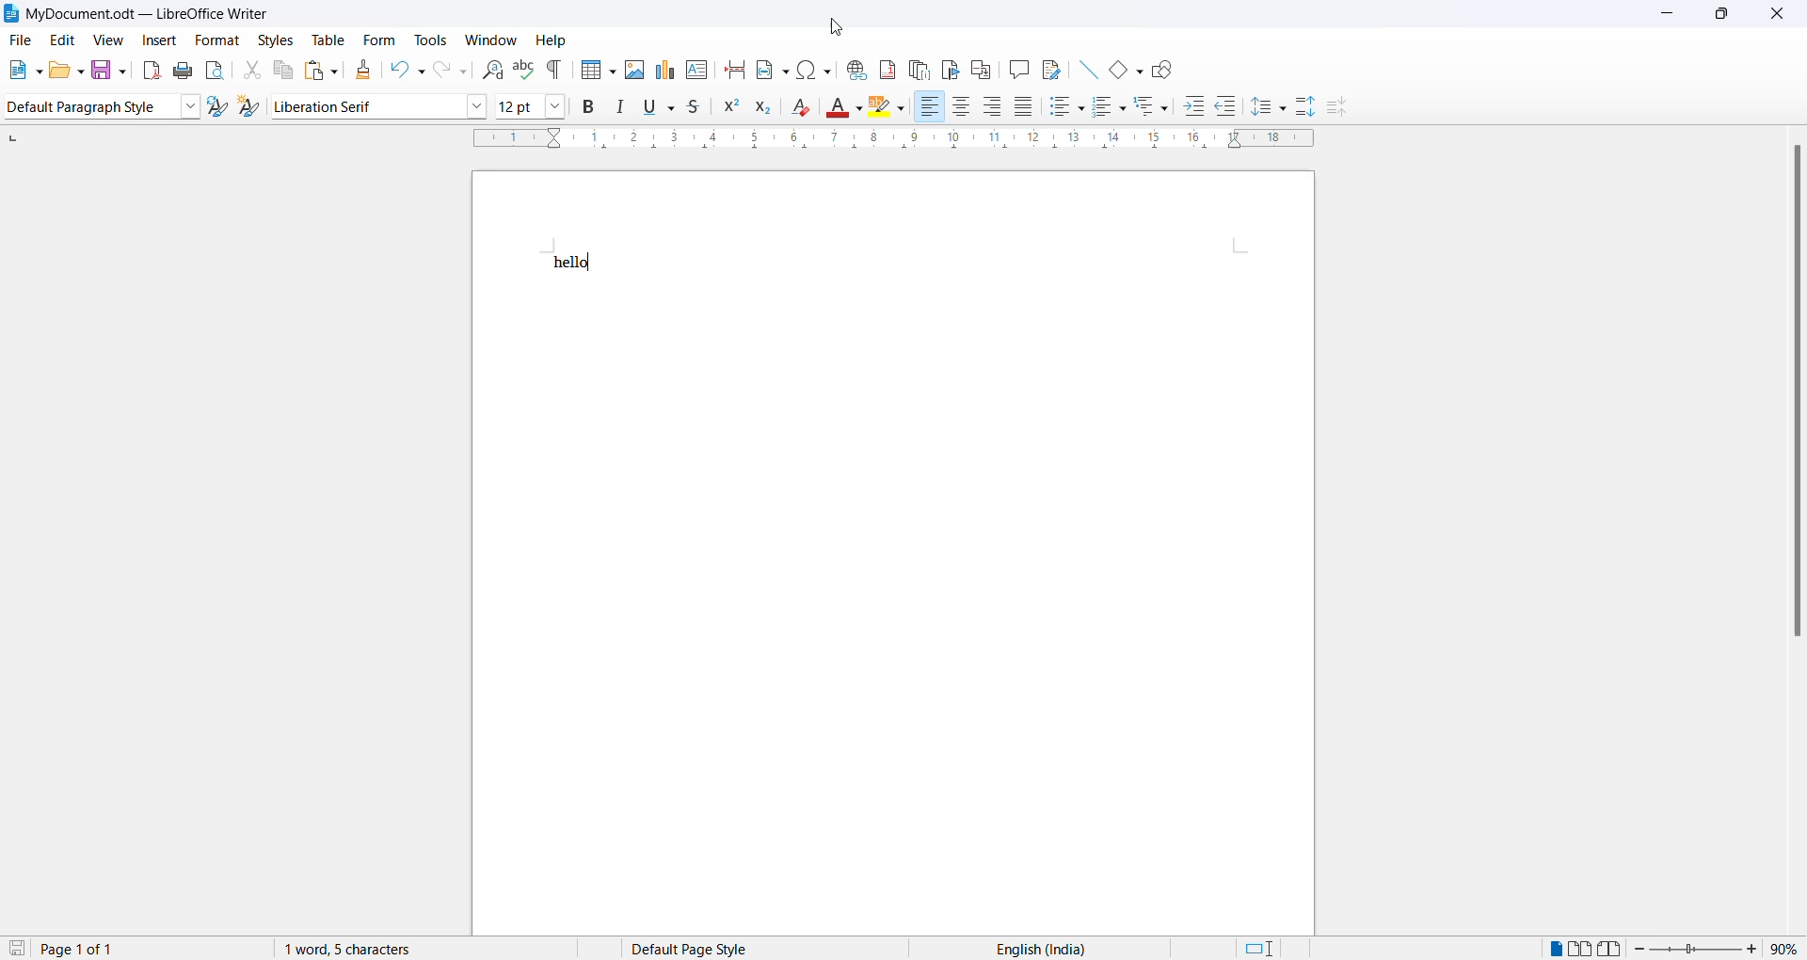 The width and height of the screenshot is (1807, 960). Describe the element at coordinates (247, 71) in the screenshot. I see `Cut` at that location.